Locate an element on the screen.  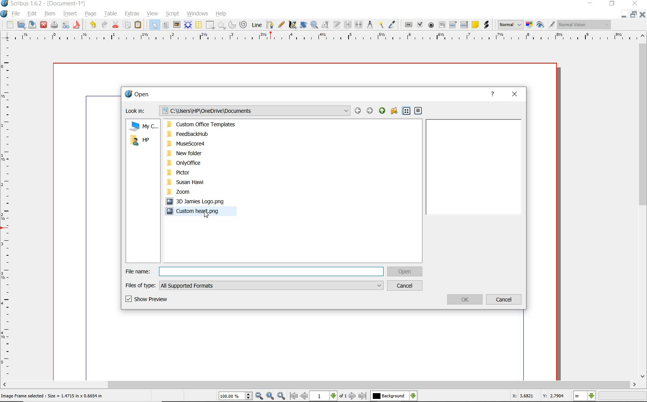
table is located at coordinates (199, 25).